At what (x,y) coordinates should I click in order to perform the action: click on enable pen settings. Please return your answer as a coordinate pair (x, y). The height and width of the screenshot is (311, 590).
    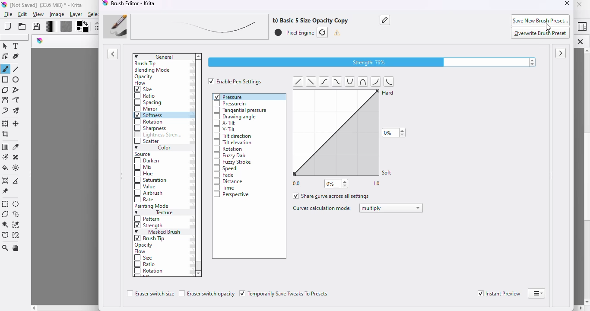
    Looking at the image, I should click on (235, 81).